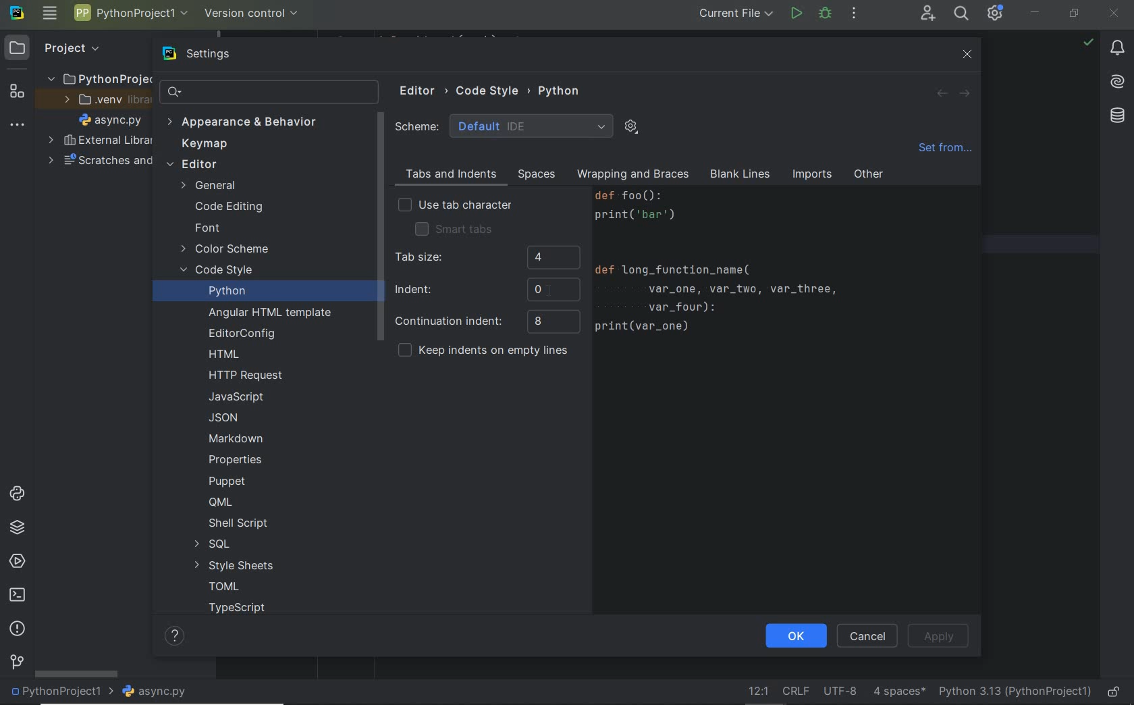 The height and width of the screenshot is (705, 1134). Describe the element at coordinates (738, 15) in the screenshot. I see `current file` at that location.